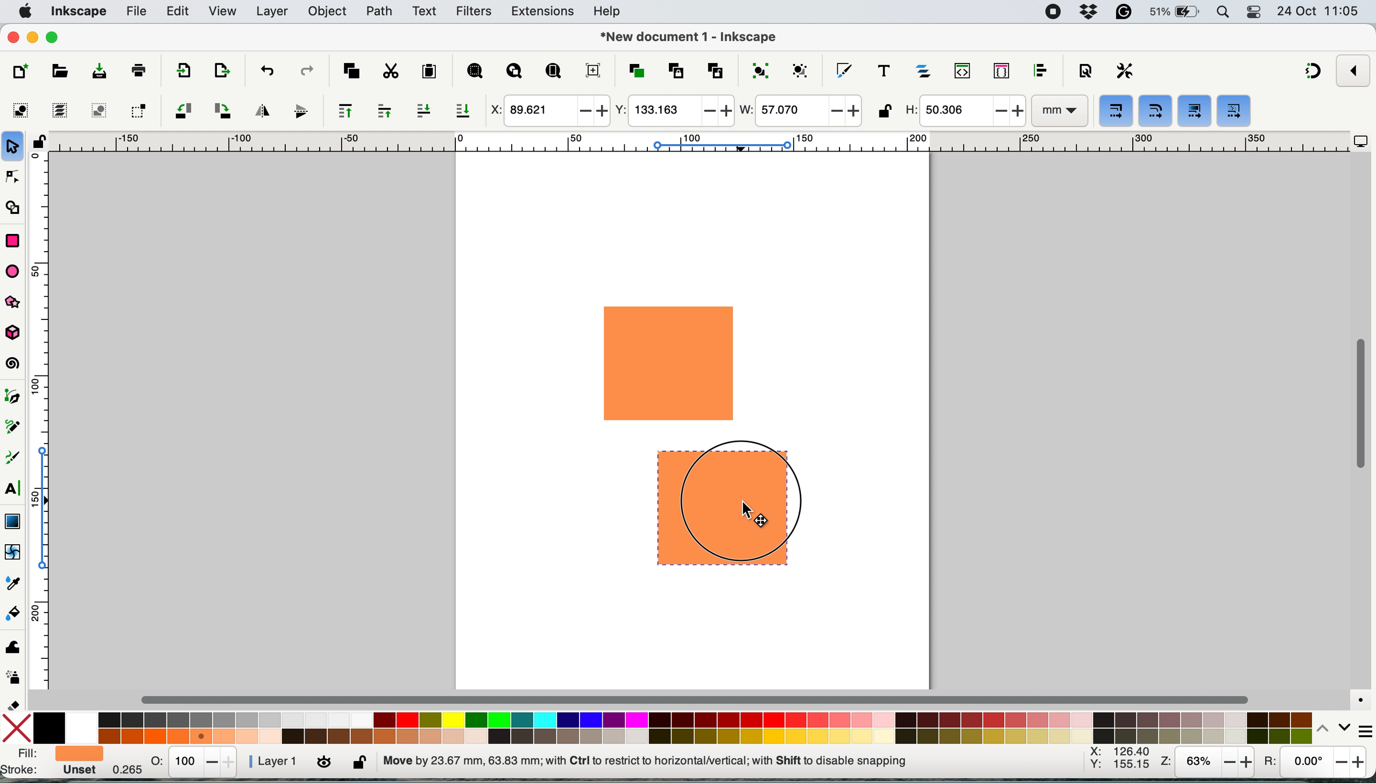 This screenshot has height=783, width=1376. Describe the element at coordinates (665, 761) in the screenshot. I see `no objects selected` at that location.